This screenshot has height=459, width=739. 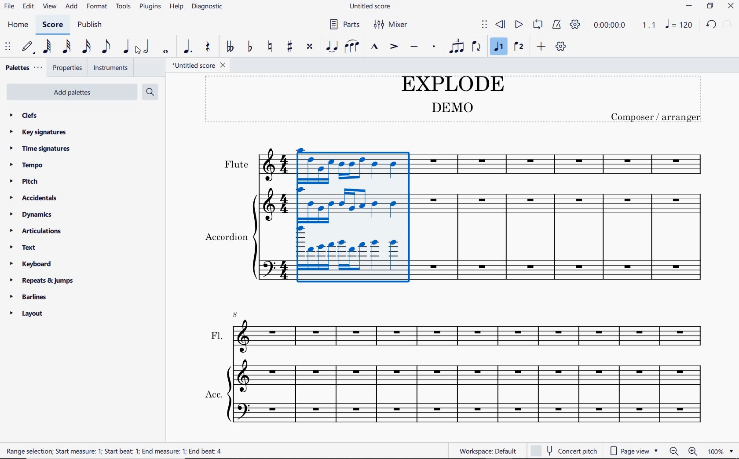 What do you see at coordinates (108, 47) in the screenshot?
I see `eighth note` at bounding box center [108, 47].